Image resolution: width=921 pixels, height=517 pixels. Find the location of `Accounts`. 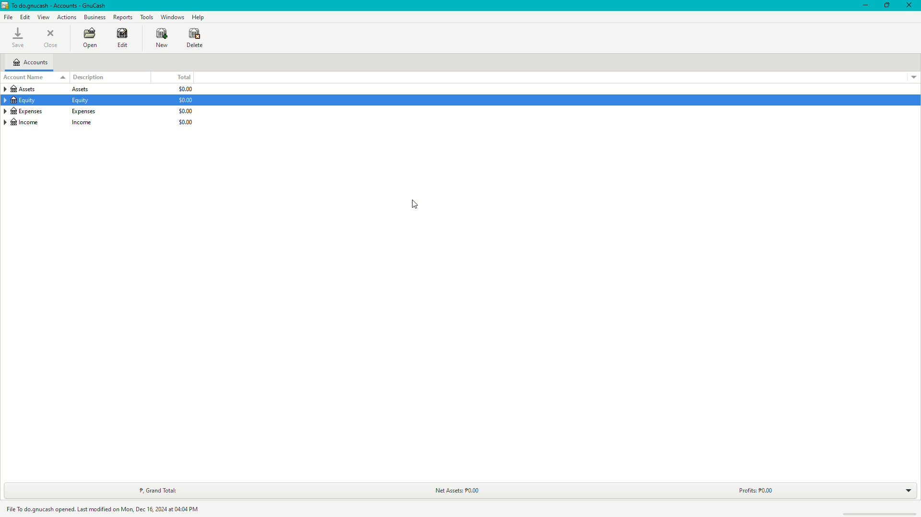

Accounts is located at coordinates (31, 63).